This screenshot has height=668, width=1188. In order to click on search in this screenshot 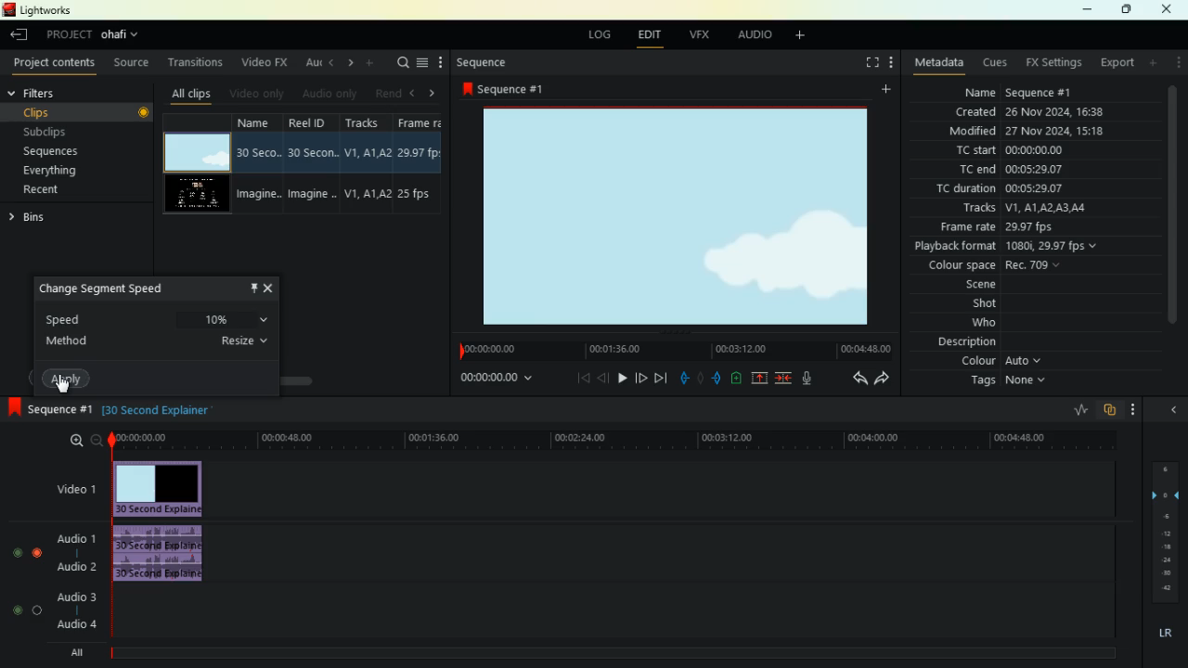, I will do `click(400, 64)`.